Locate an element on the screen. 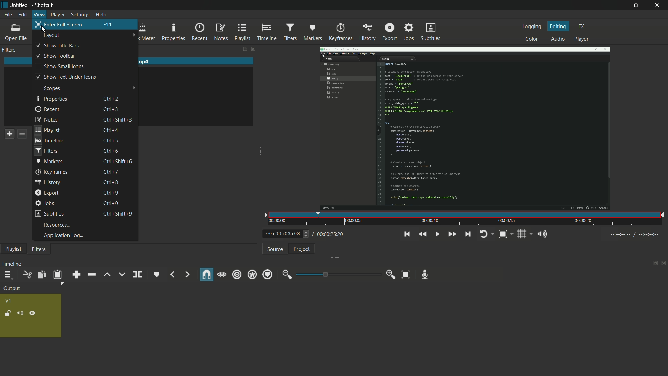  keyframes is located at coordinates (51, 172).